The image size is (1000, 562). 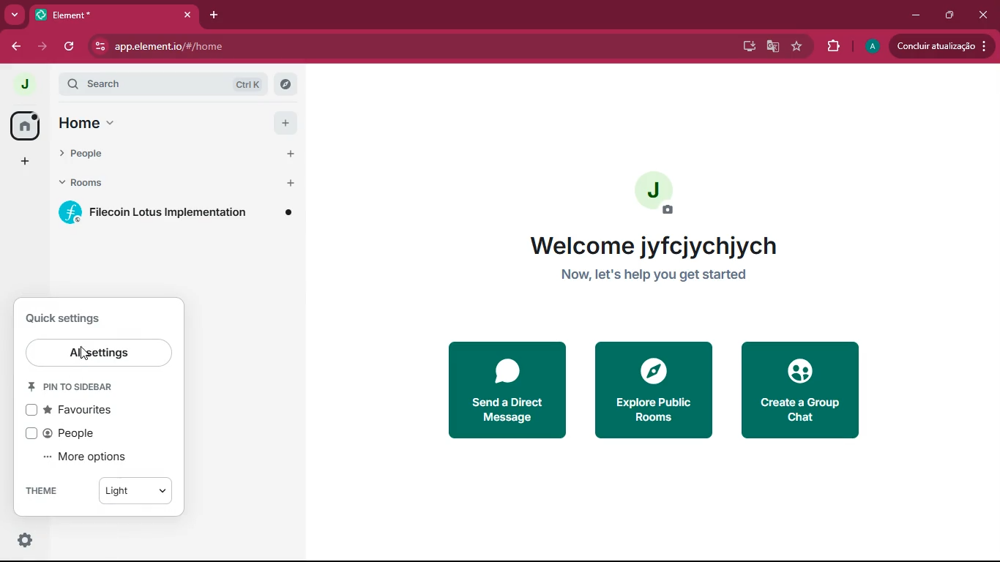 What do you see at coordinates (772, 47) in the screenshot?
I see `google translate` at bounding box center [772, 47].